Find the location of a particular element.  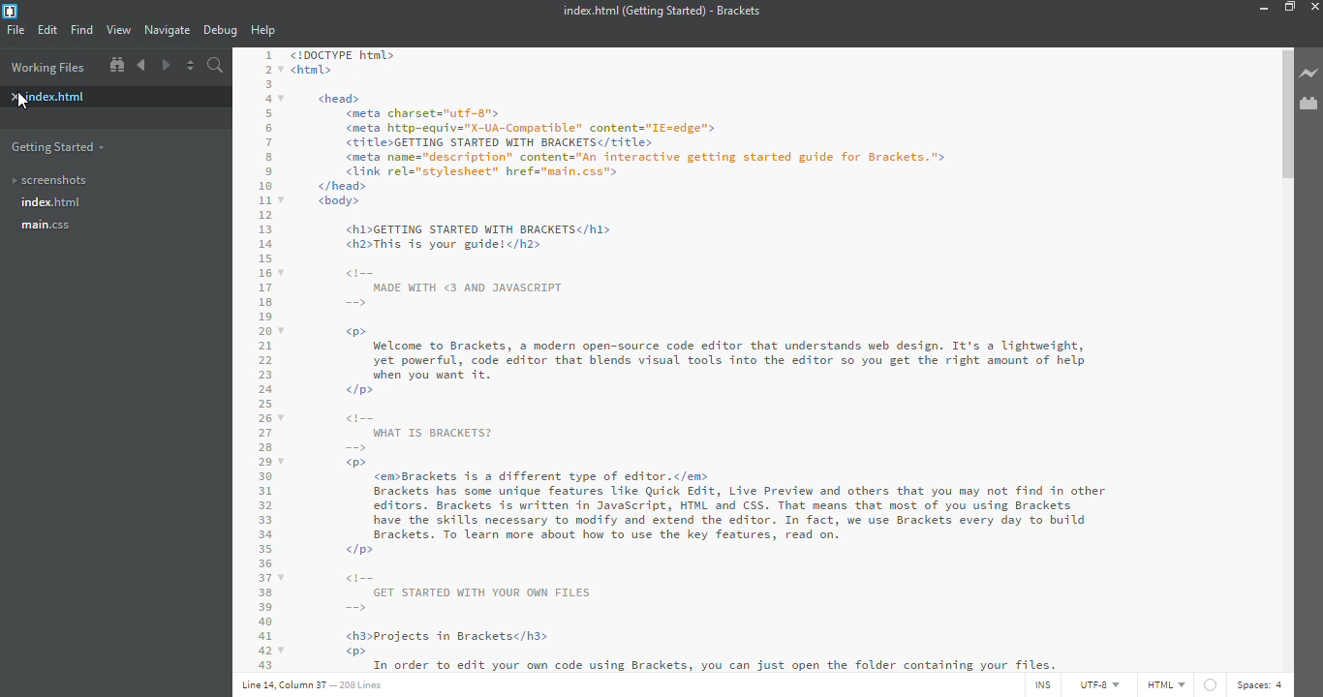

index.html is located at coordinates (55, 205).